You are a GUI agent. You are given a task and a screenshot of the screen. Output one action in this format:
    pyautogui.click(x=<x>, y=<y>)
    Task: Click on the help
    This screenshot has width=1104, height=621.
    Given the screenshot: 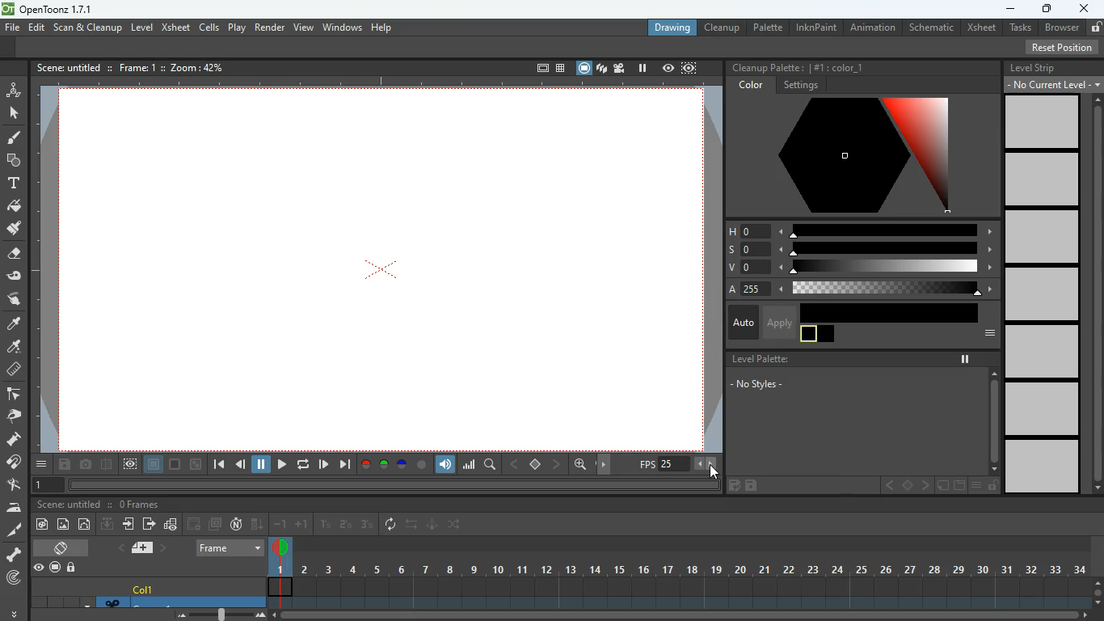 What is the action you would take?
    pyautogui.click(x=385, y=28)
    